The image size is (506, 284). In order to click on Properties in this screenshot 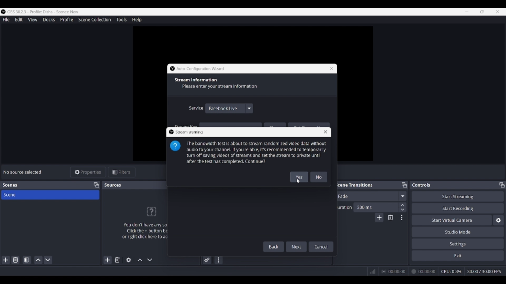, I will do `click(88, 172)`.